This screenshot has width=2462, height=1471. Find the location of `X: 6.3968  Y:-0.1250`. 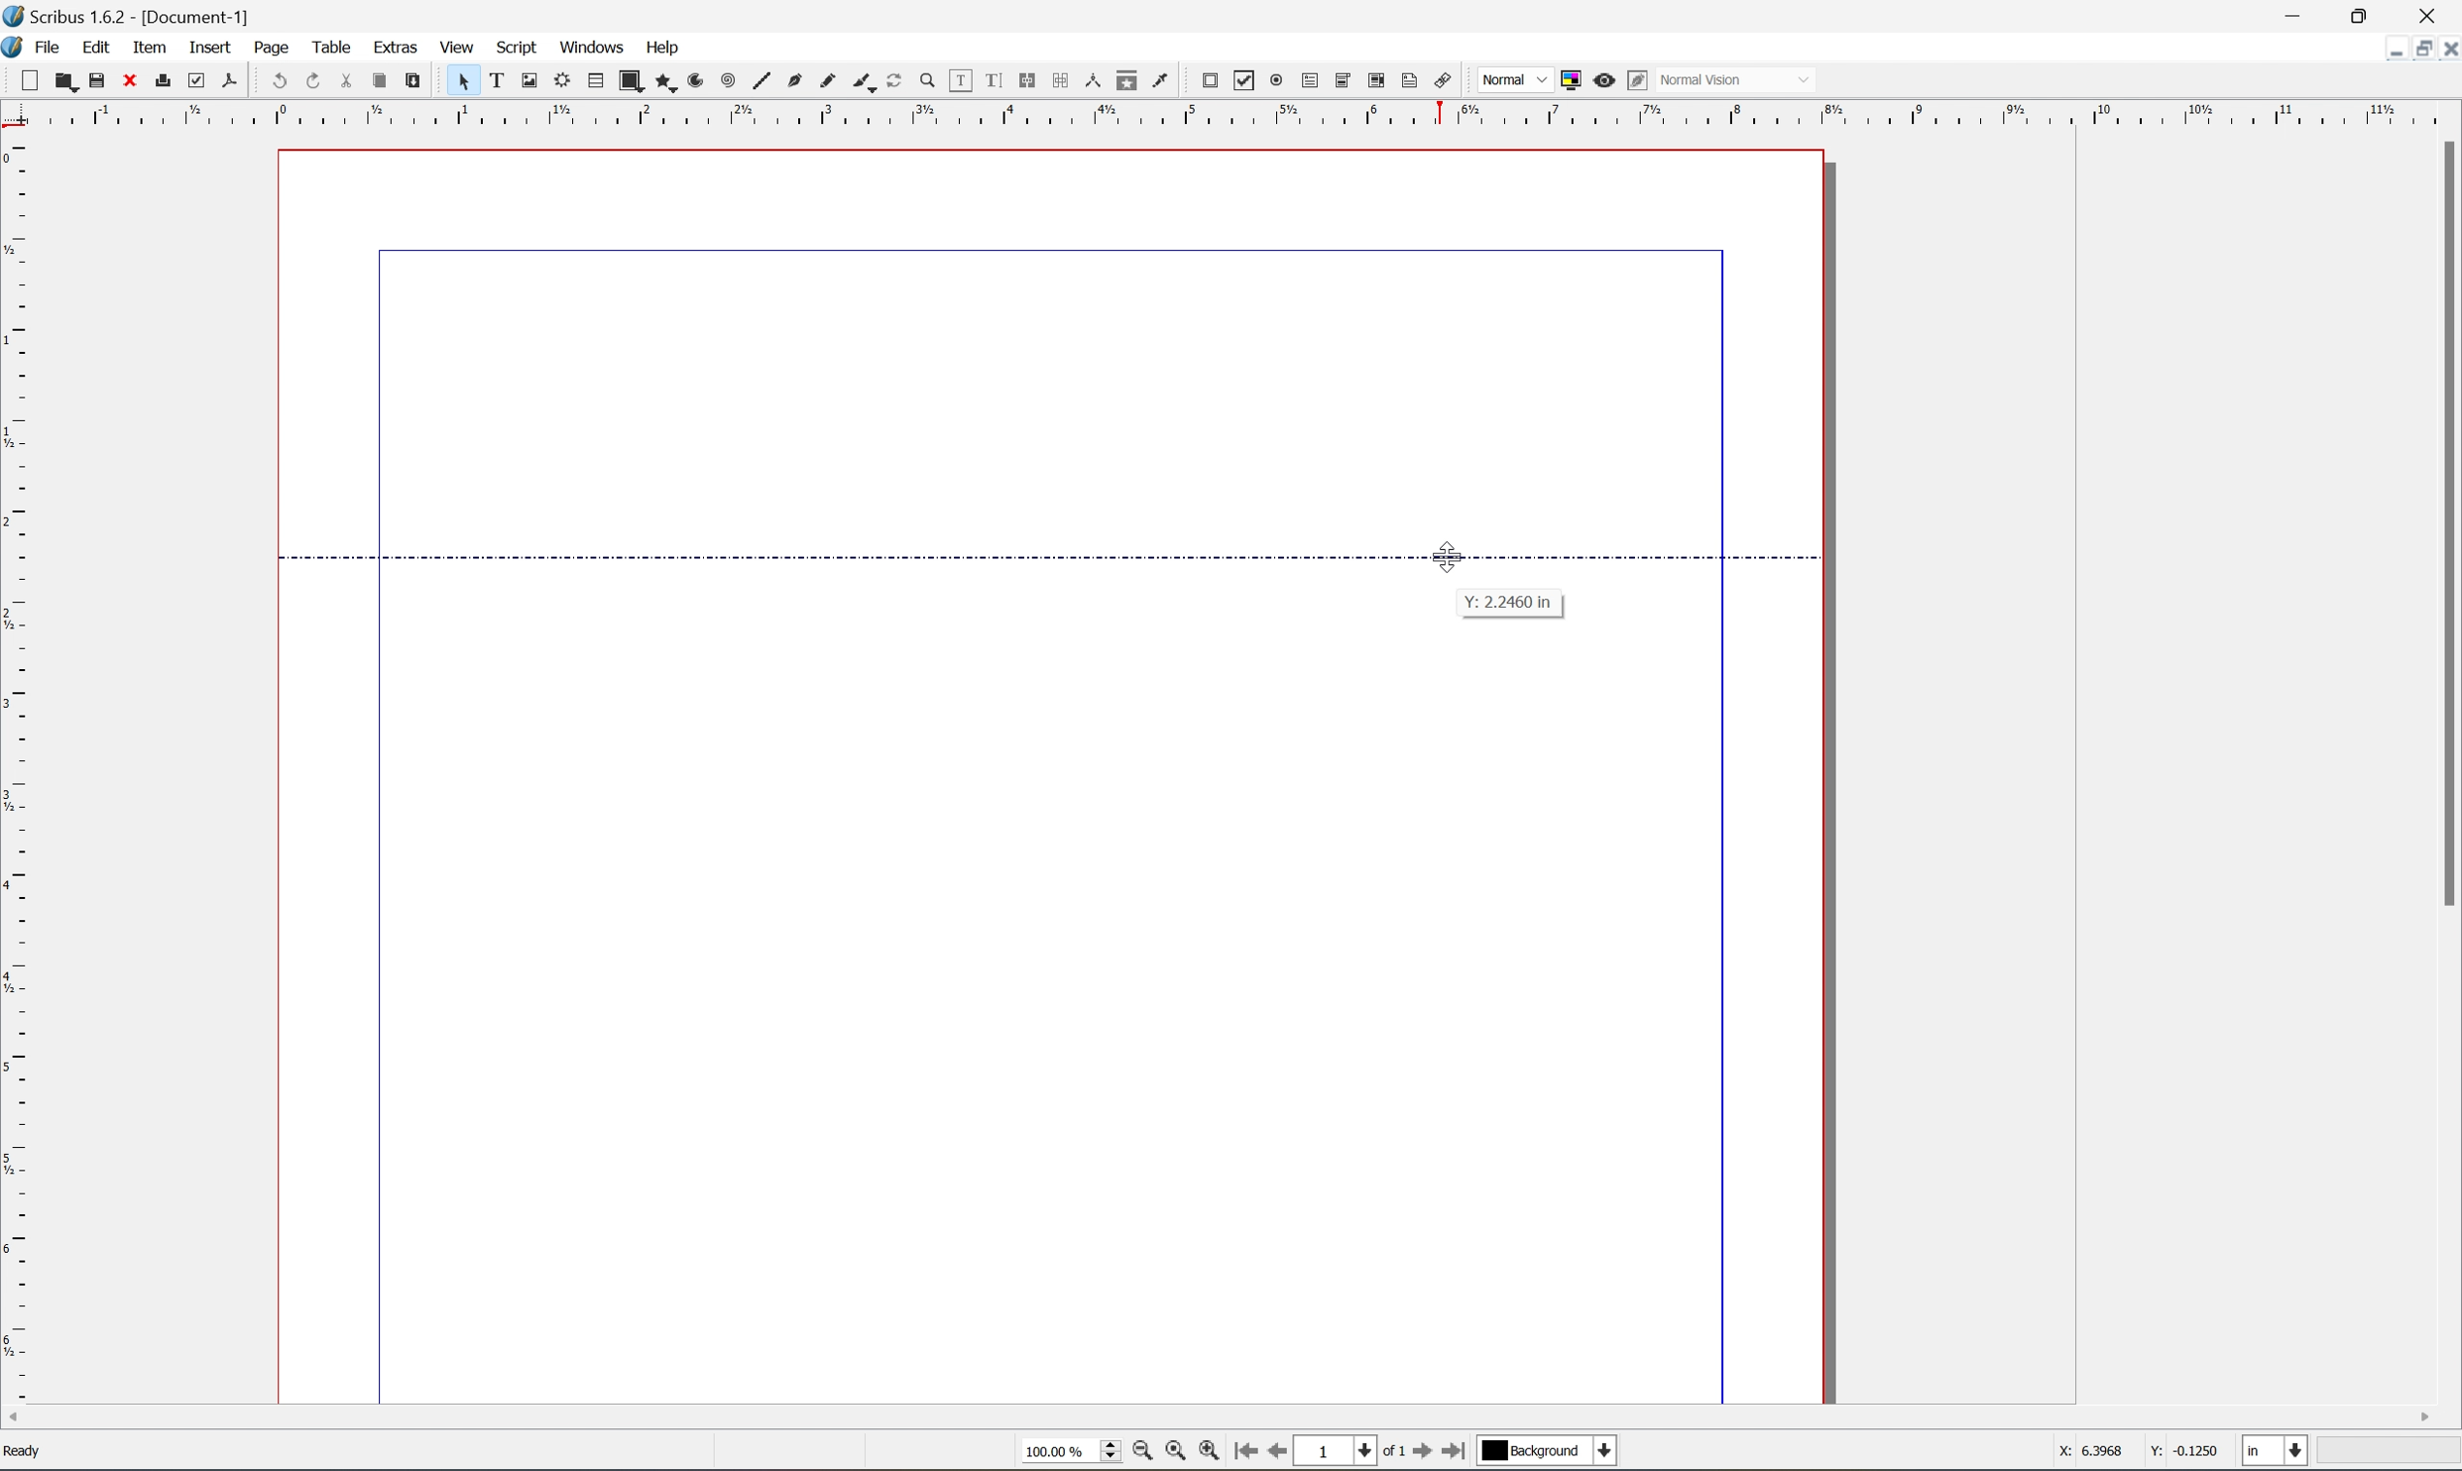

X: 6.3968  Y:-0.1250 is located at coordinates (2132, 1449).